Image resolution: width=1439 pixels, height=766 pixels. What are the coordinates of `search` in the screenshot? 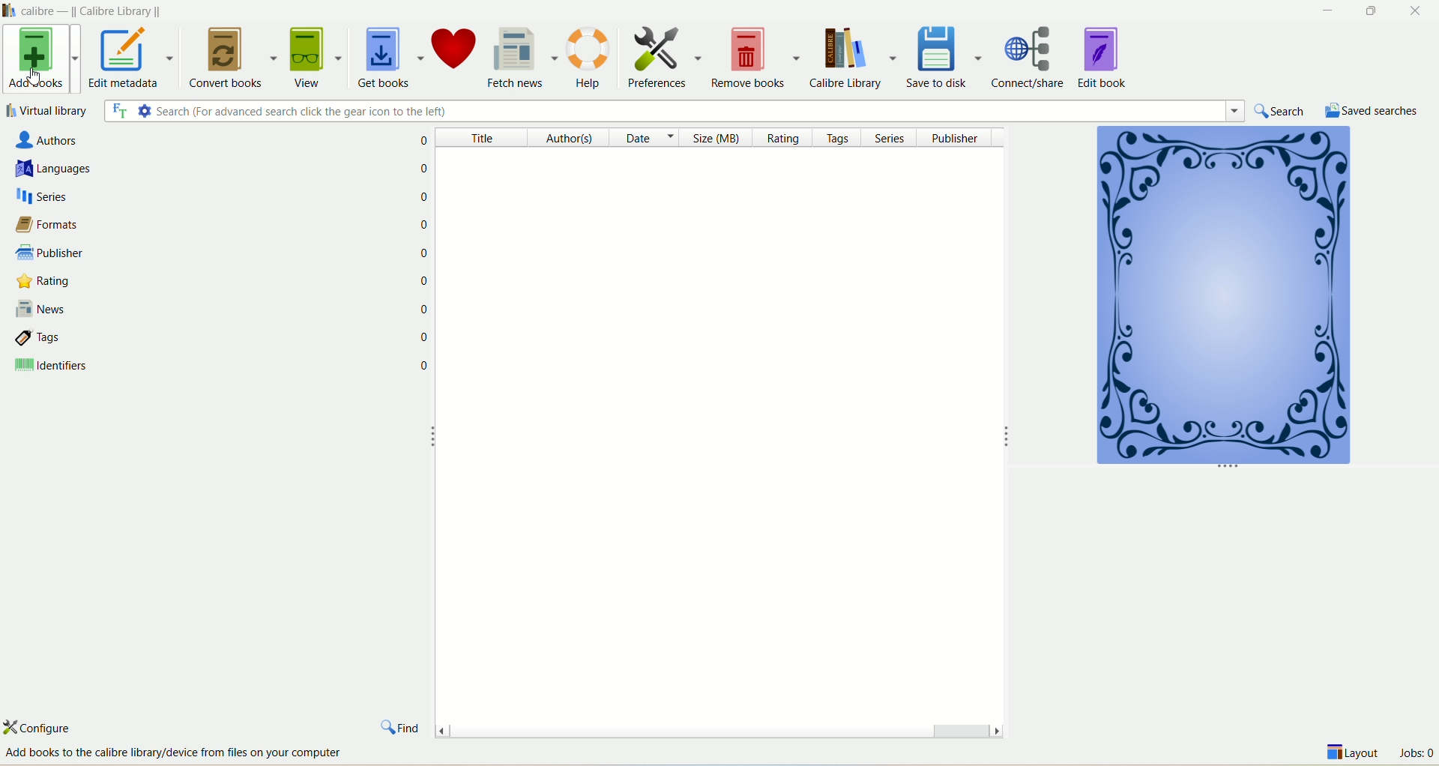 It's located at (675, 112).